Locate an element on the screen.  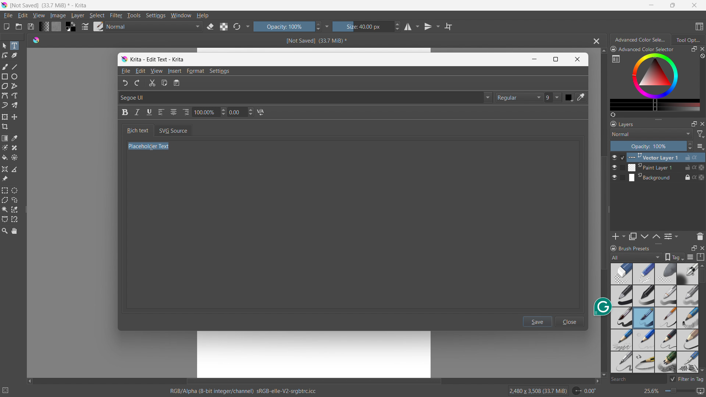
freehand path tool is located at coordinates (15, 96).